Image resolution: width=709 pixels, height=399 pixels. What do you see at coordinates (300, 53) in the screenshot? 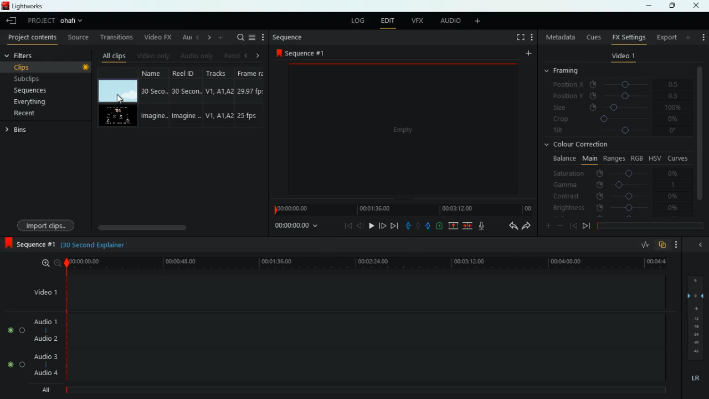
I see `sequence` at bounding box center [300, 53].